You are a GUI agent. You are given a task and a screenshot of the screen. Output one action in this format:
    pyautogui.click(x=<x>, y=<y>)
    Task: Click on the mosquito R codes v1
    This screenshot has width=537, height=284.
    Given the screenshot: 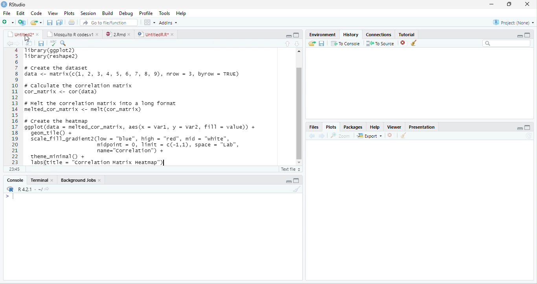 What is the action you would take?
    pyautogui.click(x=72, y=34)
    